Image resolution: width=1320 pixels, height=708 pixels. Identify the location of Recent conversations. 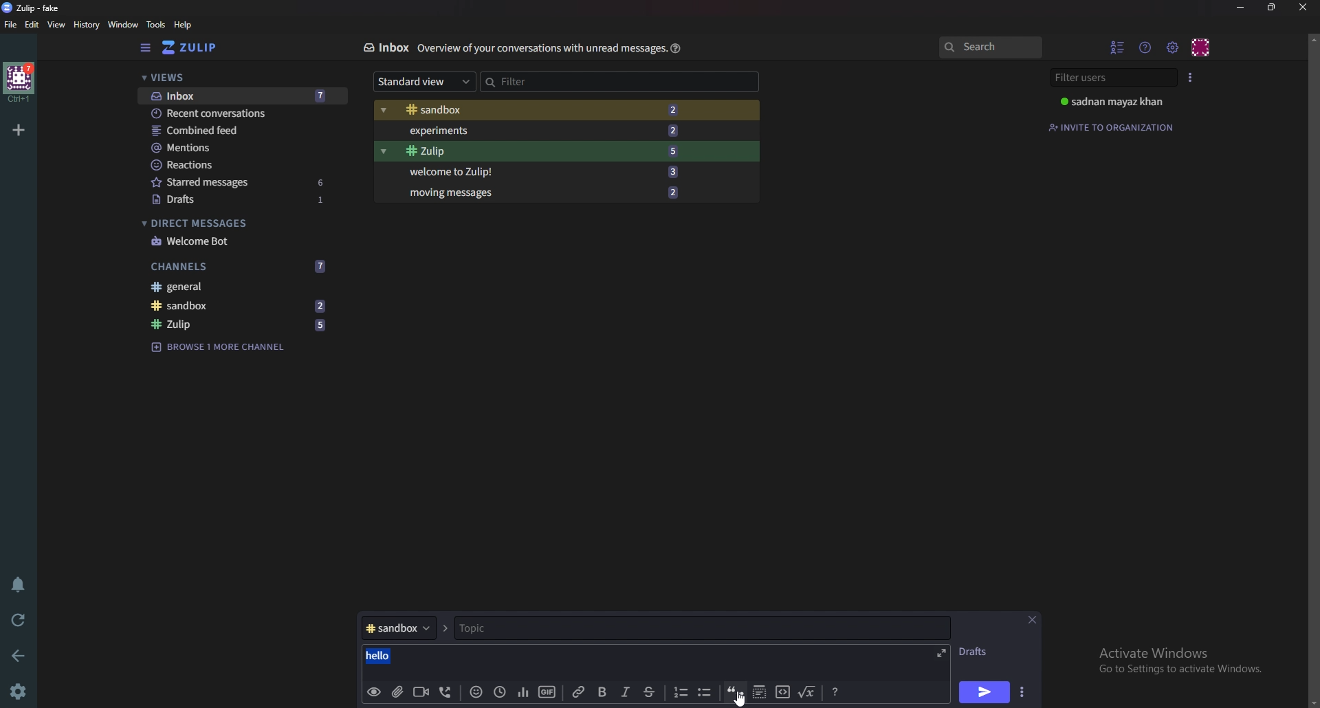
(224, 114).